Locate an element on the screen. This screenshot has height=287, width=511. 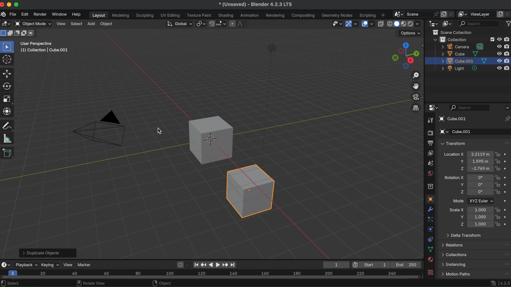
move is located at coordinates (7, 73).